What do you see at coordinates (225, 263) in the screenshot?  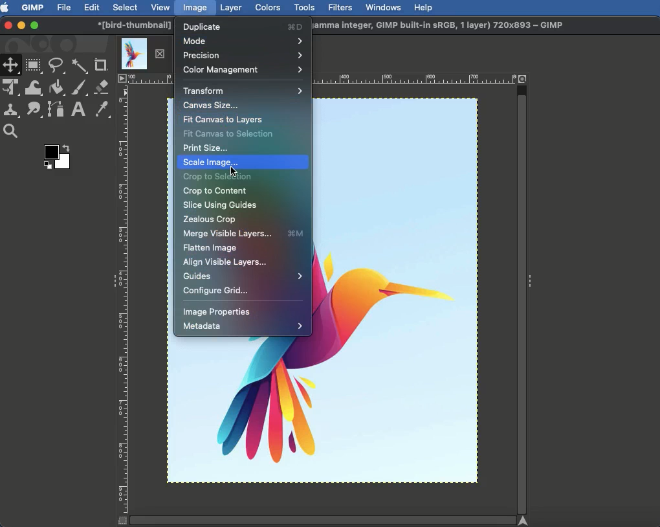 I see `Align visible layers` at bounding box center [225, 263].